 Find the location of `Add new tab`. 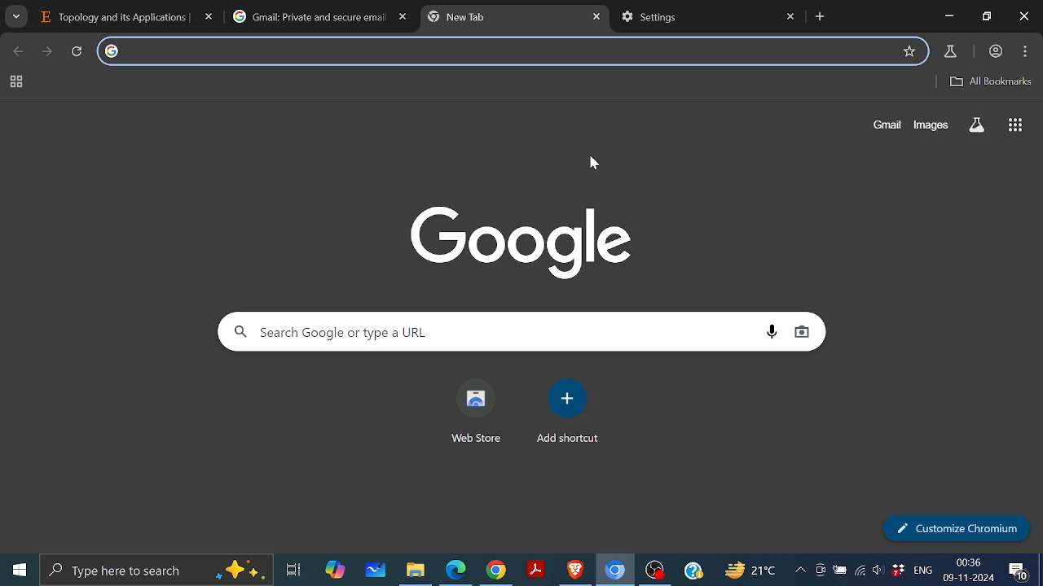

Add new tab is located at coordinates (821, 16).